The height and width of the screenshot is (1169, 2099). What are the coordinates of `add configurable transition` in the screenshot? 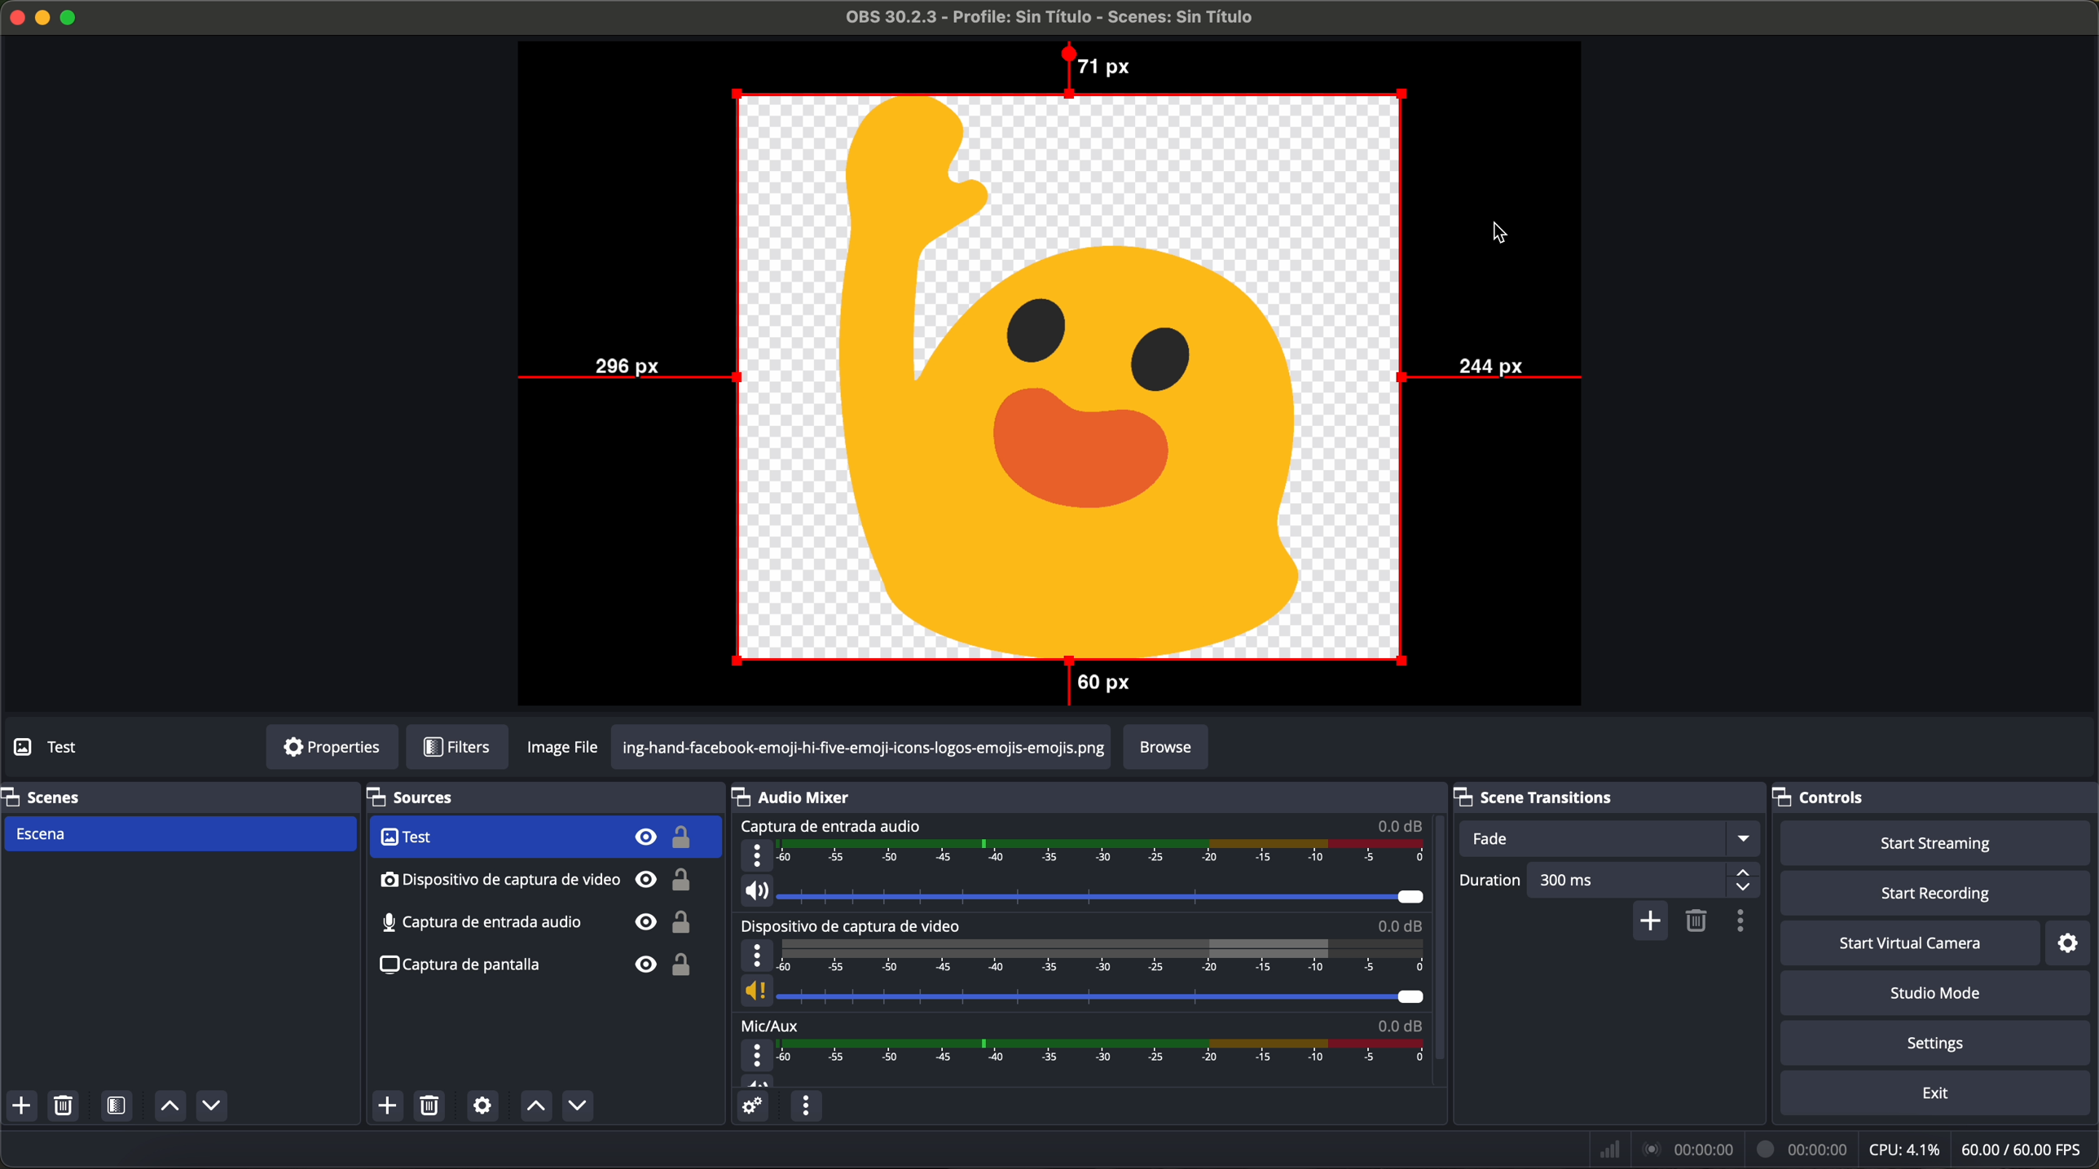 It's located at (1652, 922).